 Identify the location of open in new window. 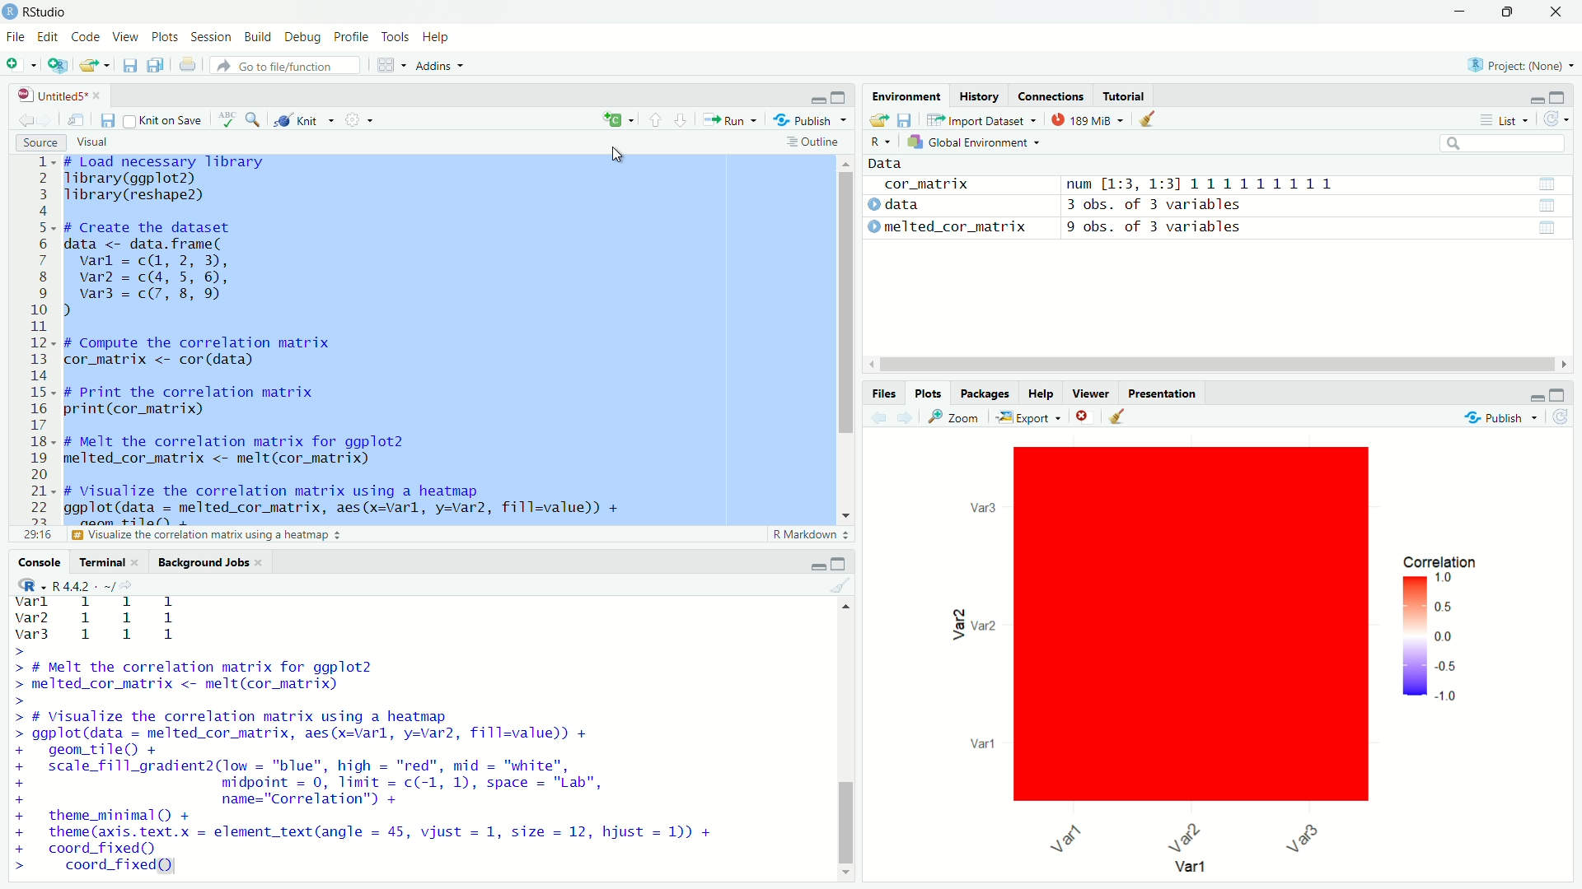
(81, 121).